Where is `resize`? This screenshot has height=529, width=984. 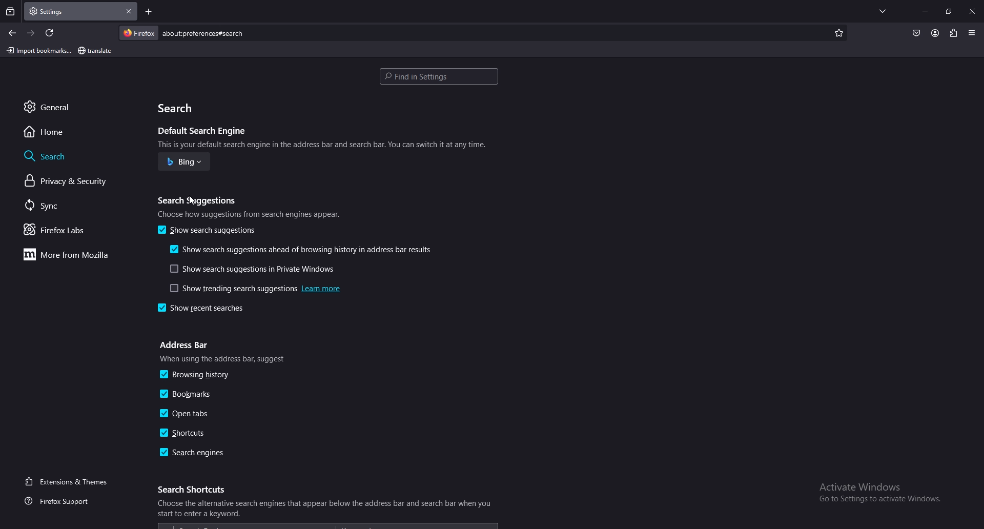
resize is located at coordinates (949, 11).